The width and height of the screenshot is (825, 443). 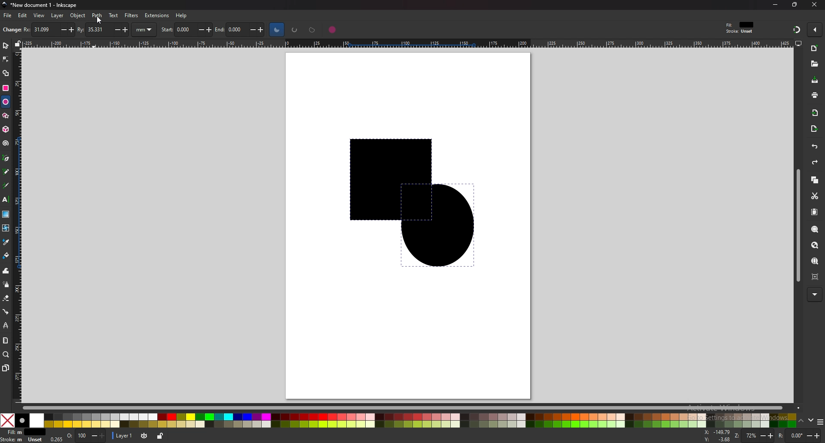 I want to click on measure, so click(x=6, y=341).